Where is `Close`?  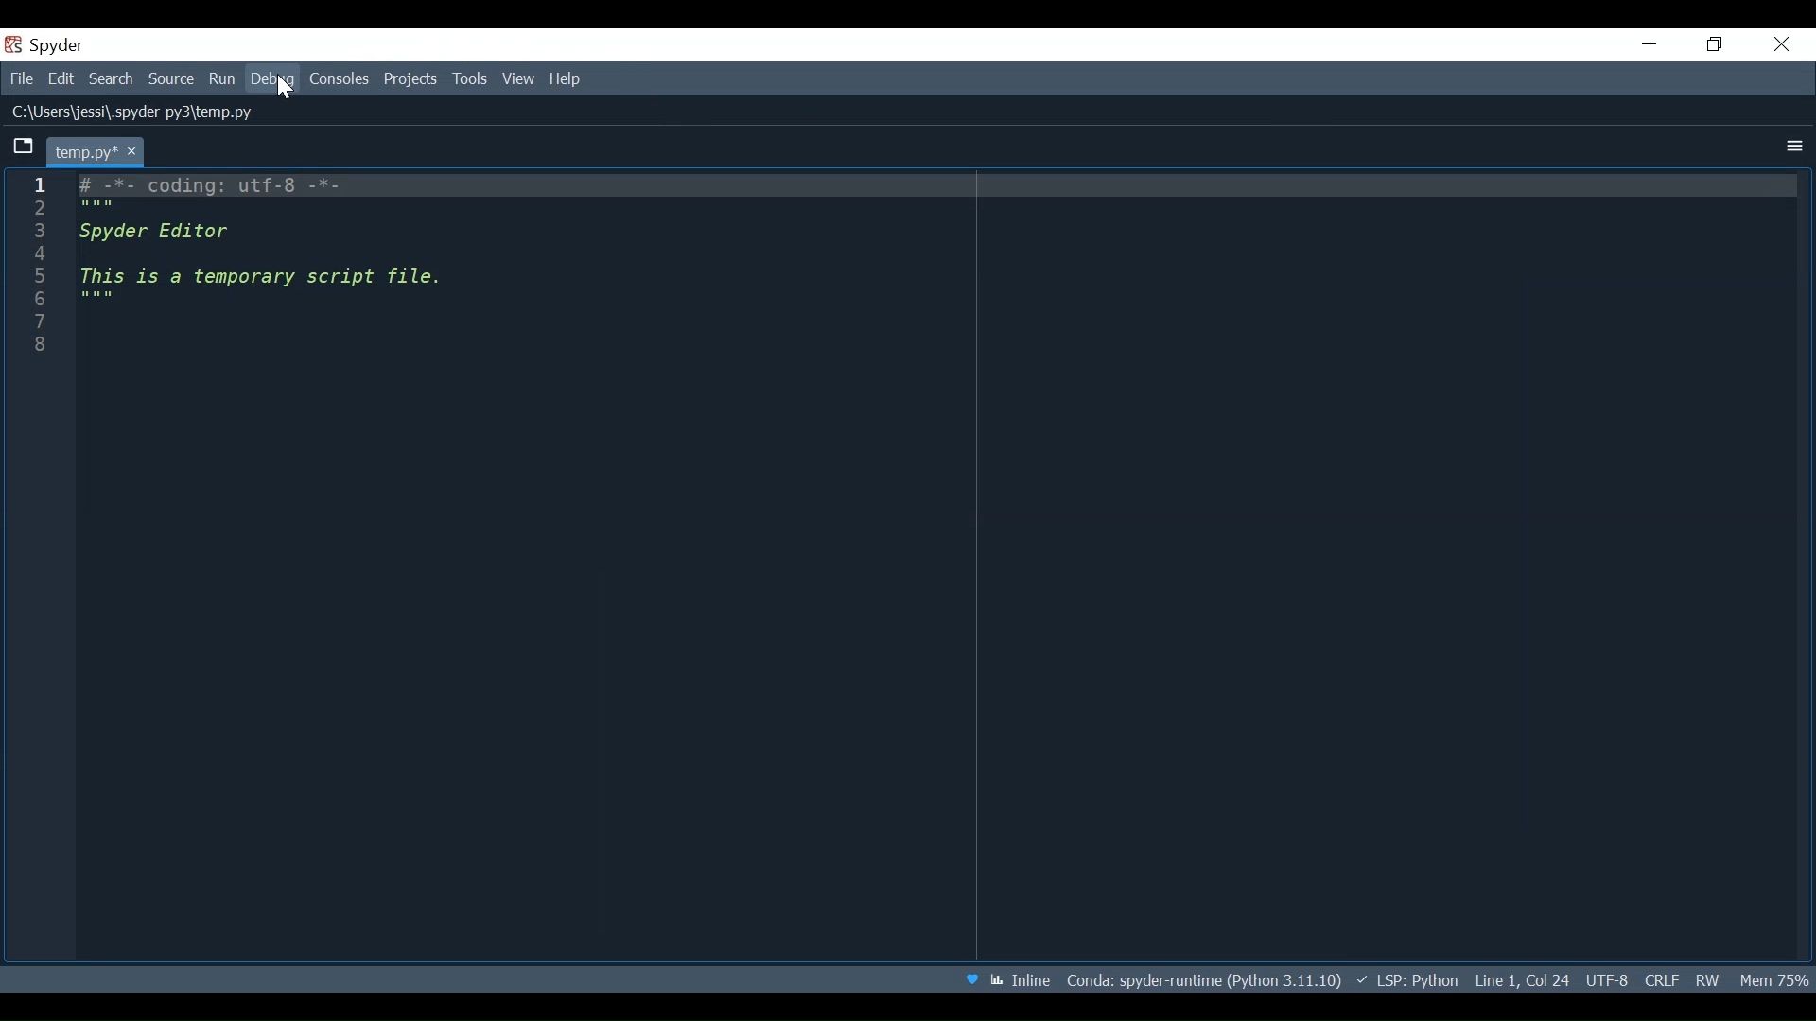 Close is located at coordinates (1781, 43).